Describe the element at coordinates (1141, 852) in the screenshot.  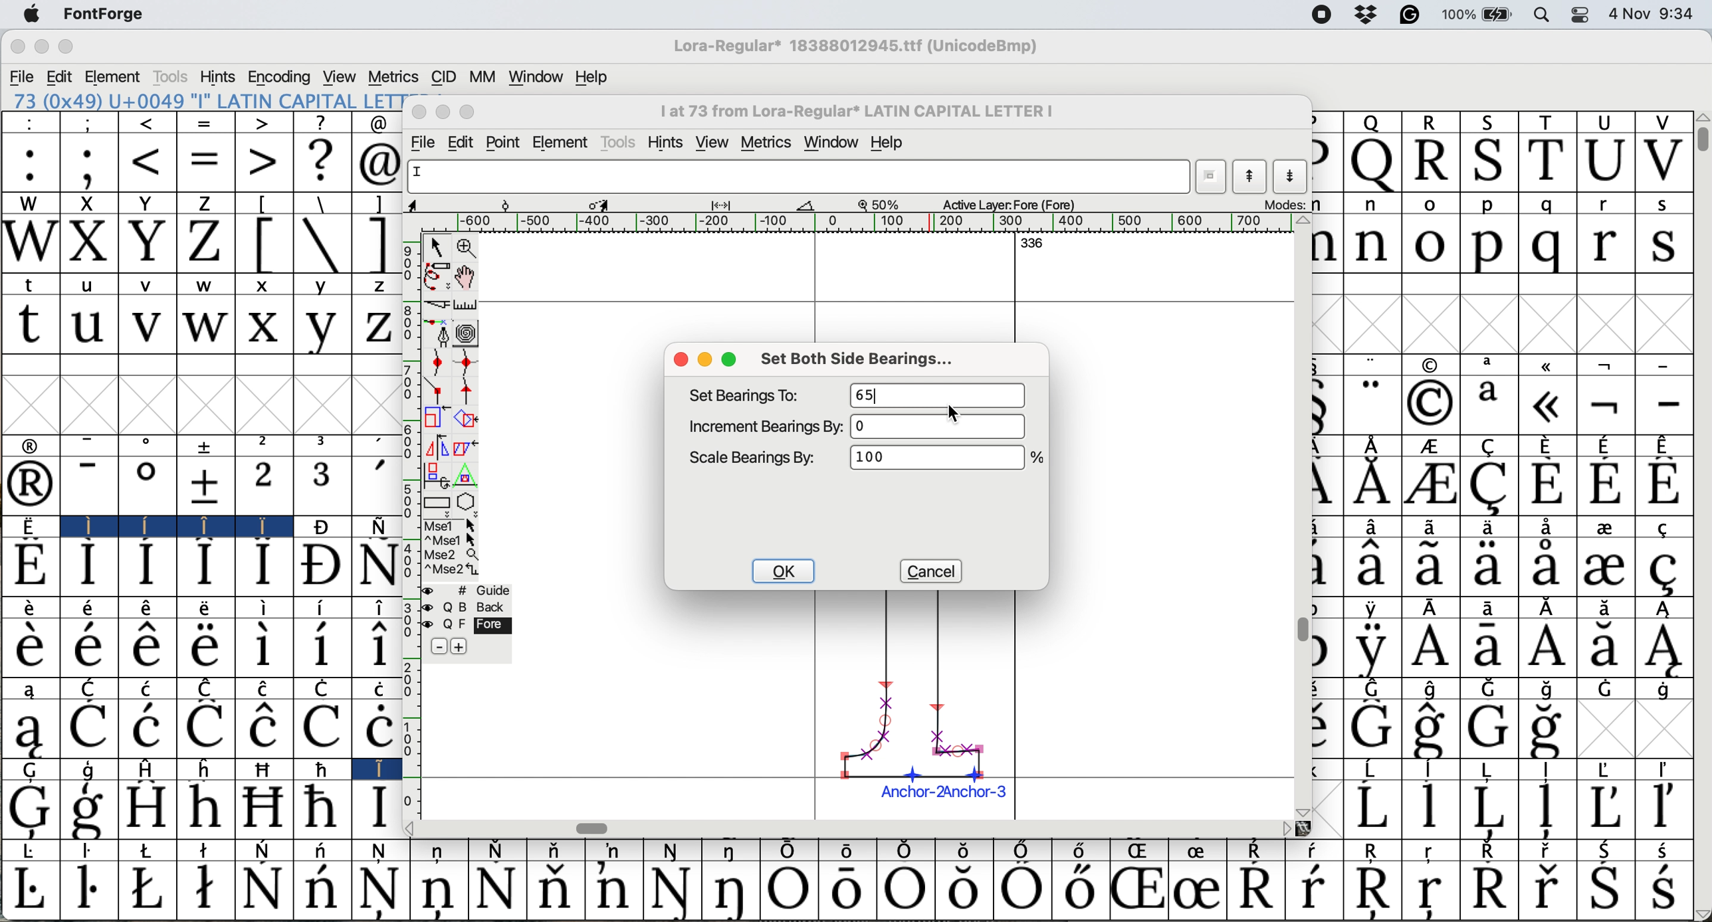
I see `Symbol` at that location.